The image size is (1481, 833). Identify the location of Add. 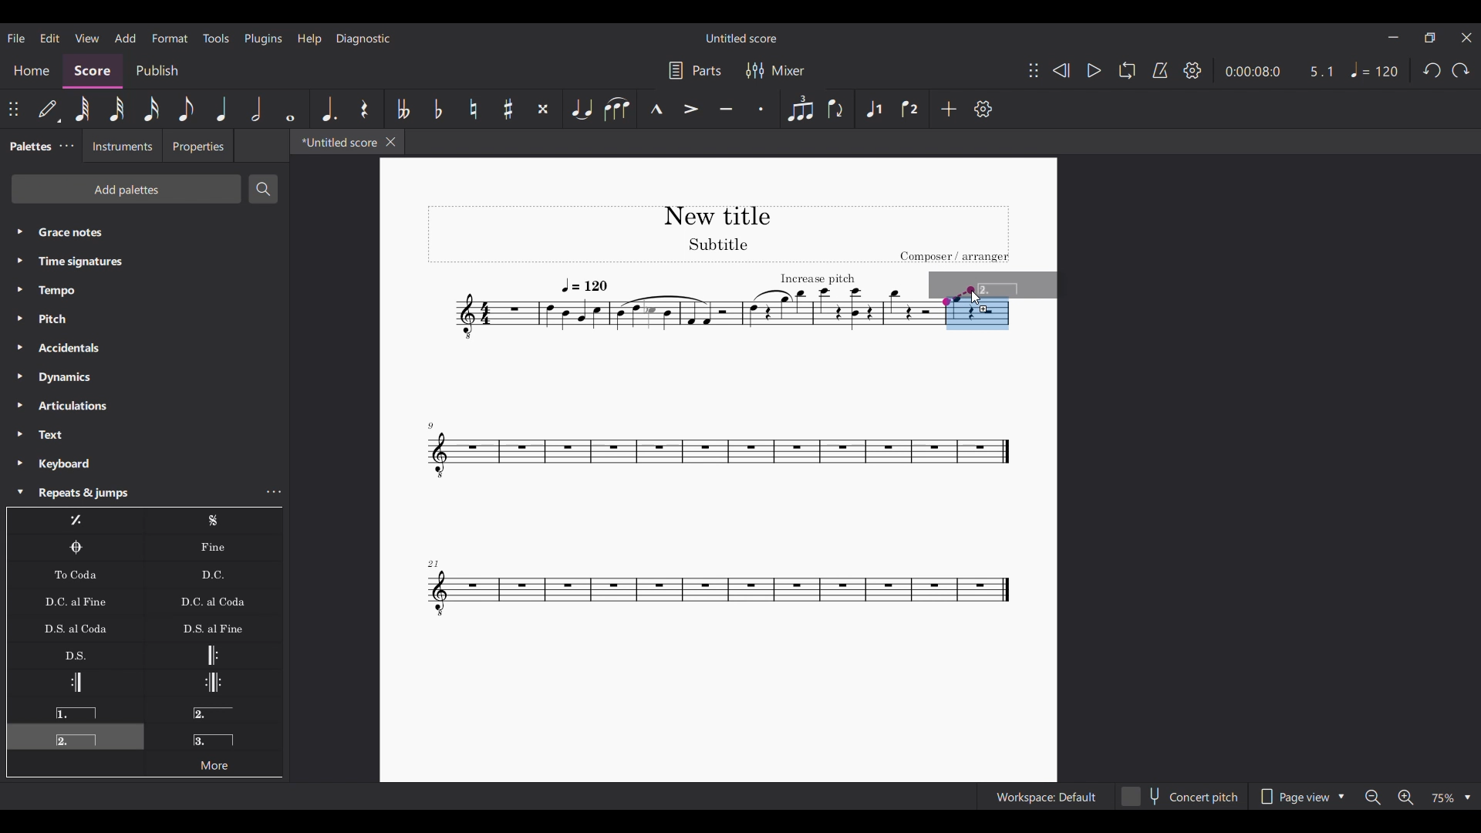
(949, 109).